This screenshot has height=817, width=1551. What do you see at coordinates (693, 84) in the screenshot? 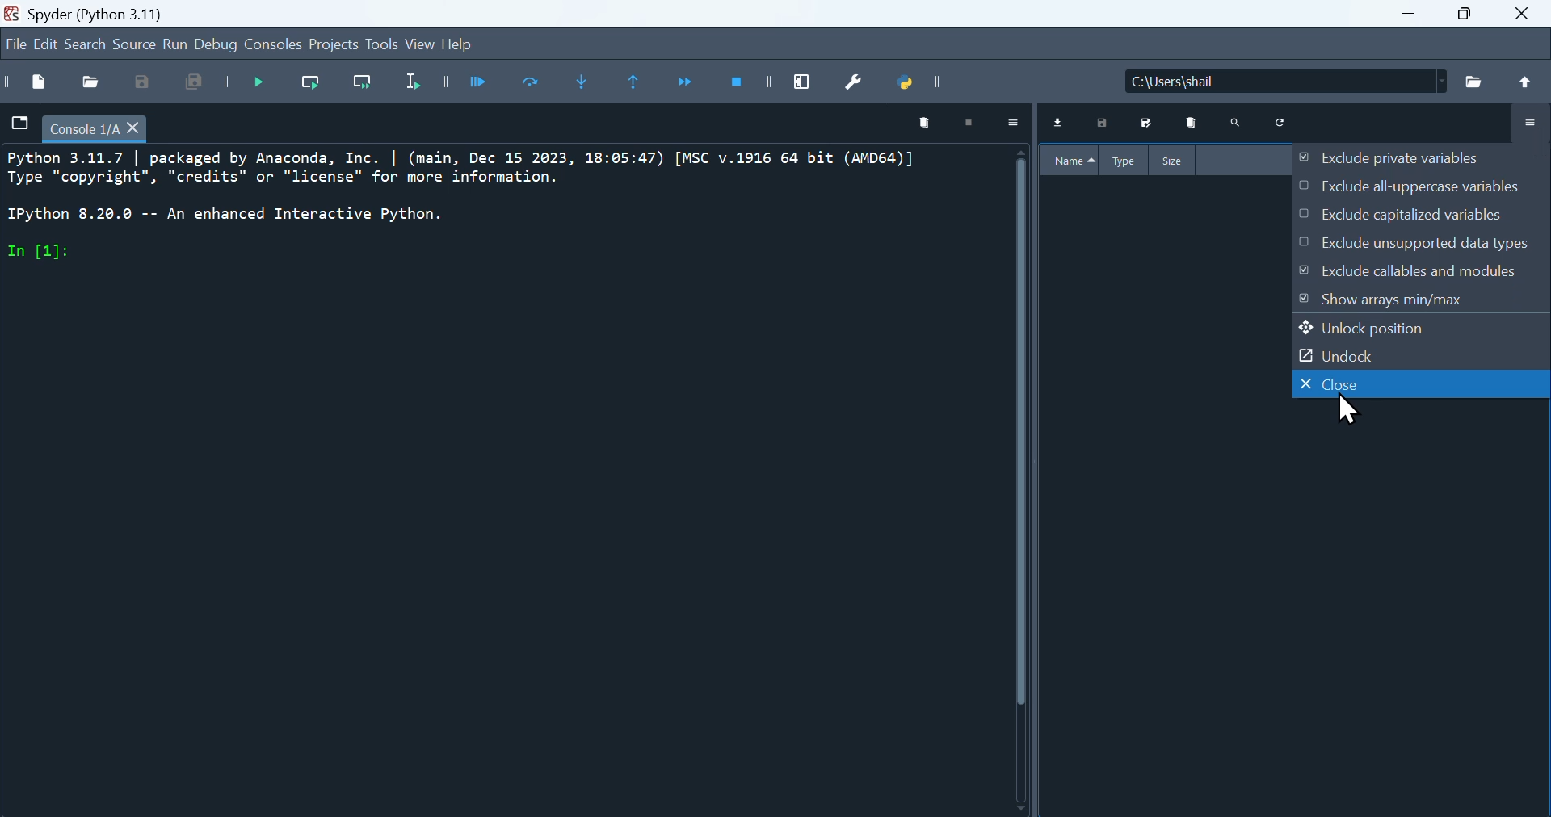
I see `Continue execution until next function returns` at bounding box center [693, 84].